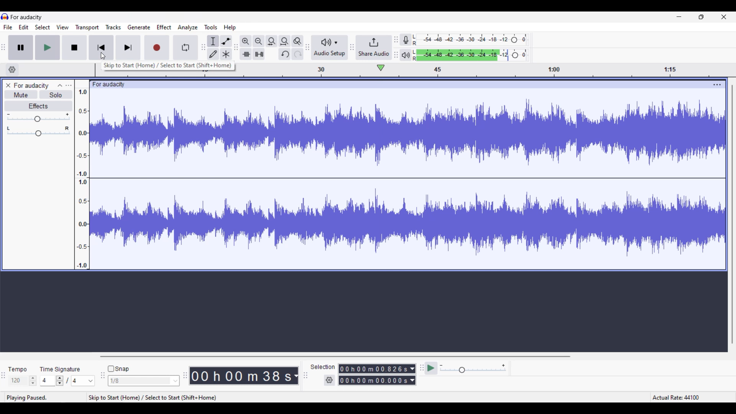  What do you see at coordinates (144, 381) in the screenshot?
I see `Snap options` at bounding box center [144, 381].